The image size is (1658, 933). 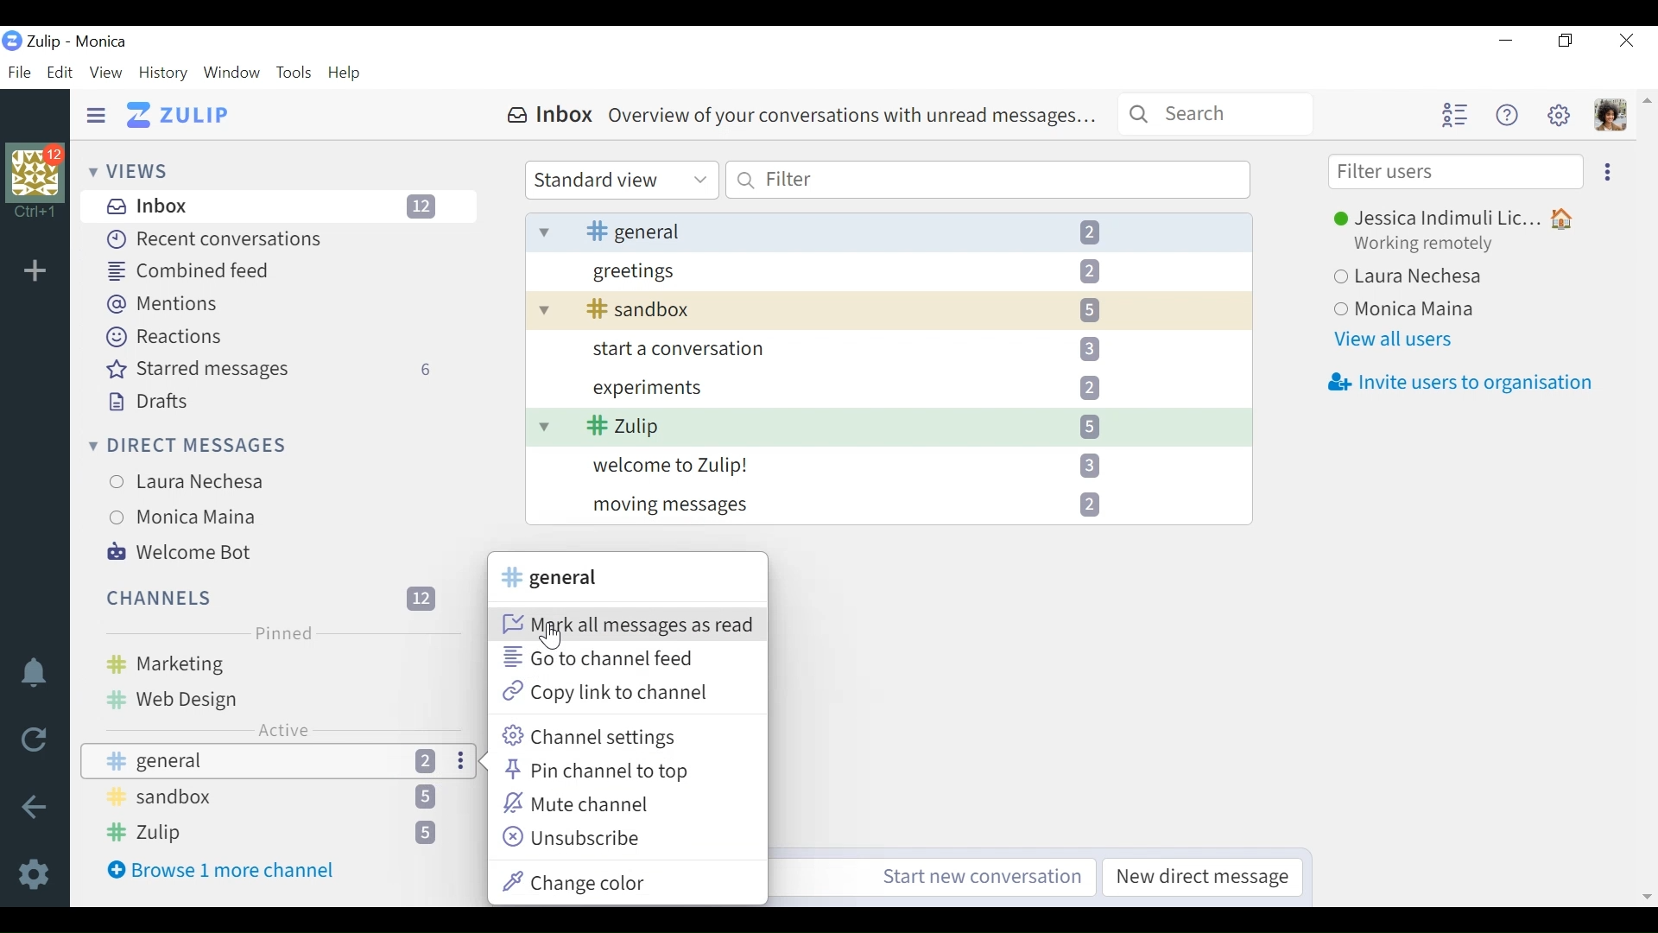 What do you see at coordinates (1216, 112) in the screenshot?
I see `Search` at bounding box center [1216, 112].